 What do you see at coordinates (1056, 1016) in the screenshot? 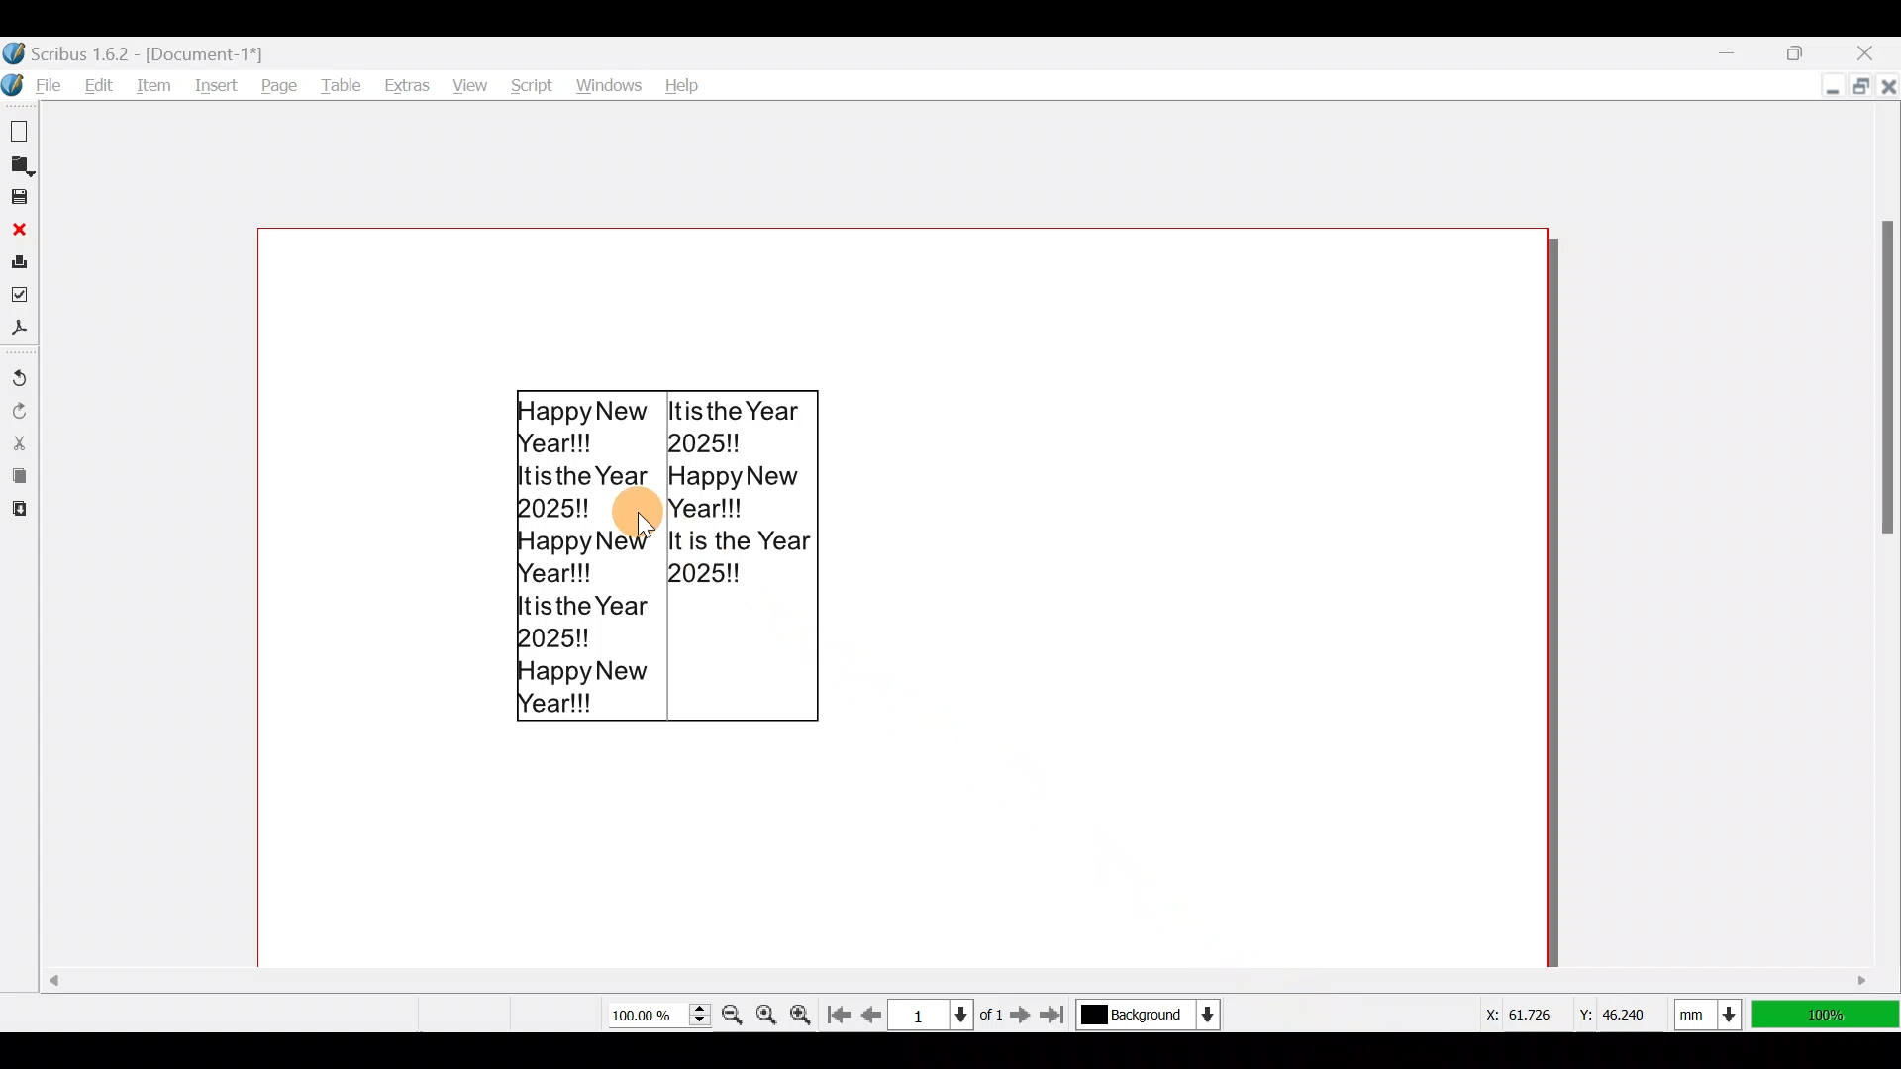
I see `Go to the last page` at bounding box center [1056, 1016].